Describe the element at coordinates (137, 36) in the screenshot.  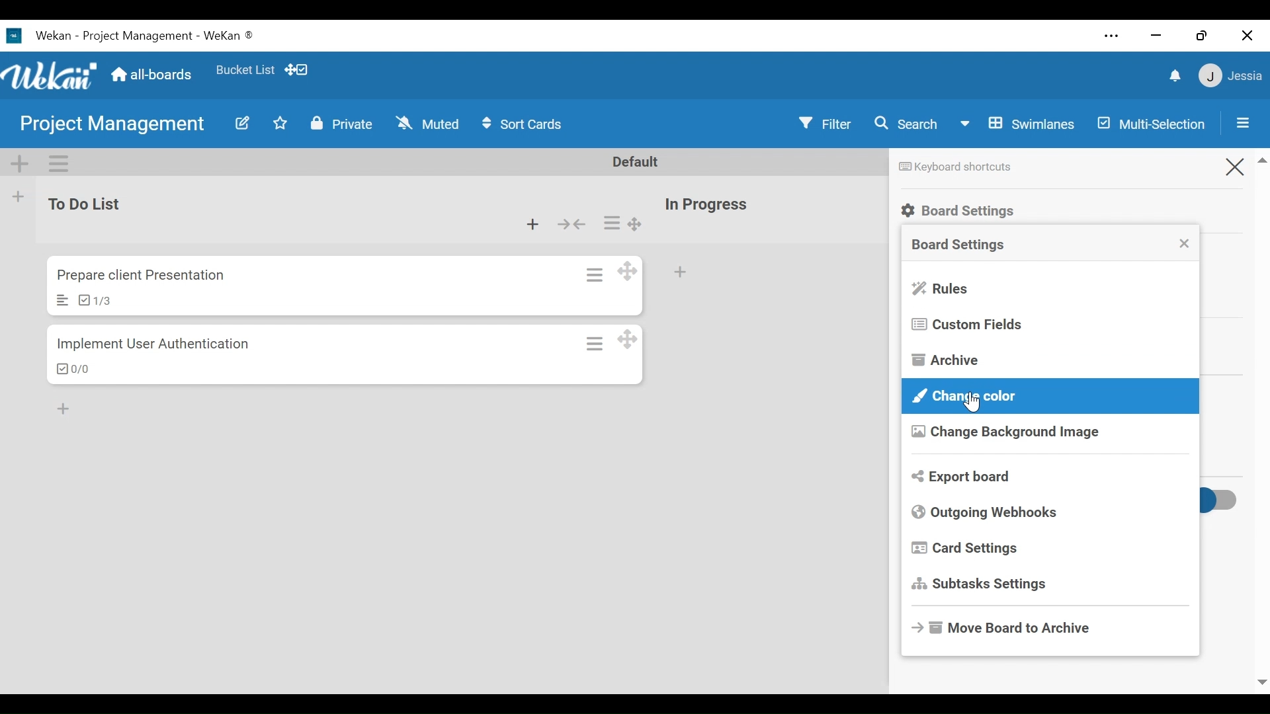
I see `Wekan Desktop icon` at that location.